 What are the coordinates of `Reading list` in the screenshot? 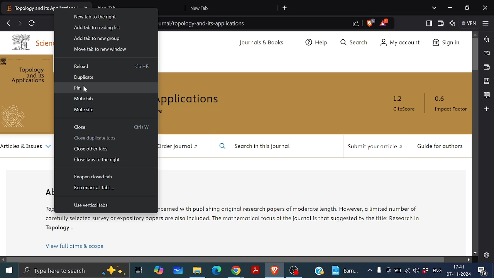 It's located at (486, 95).